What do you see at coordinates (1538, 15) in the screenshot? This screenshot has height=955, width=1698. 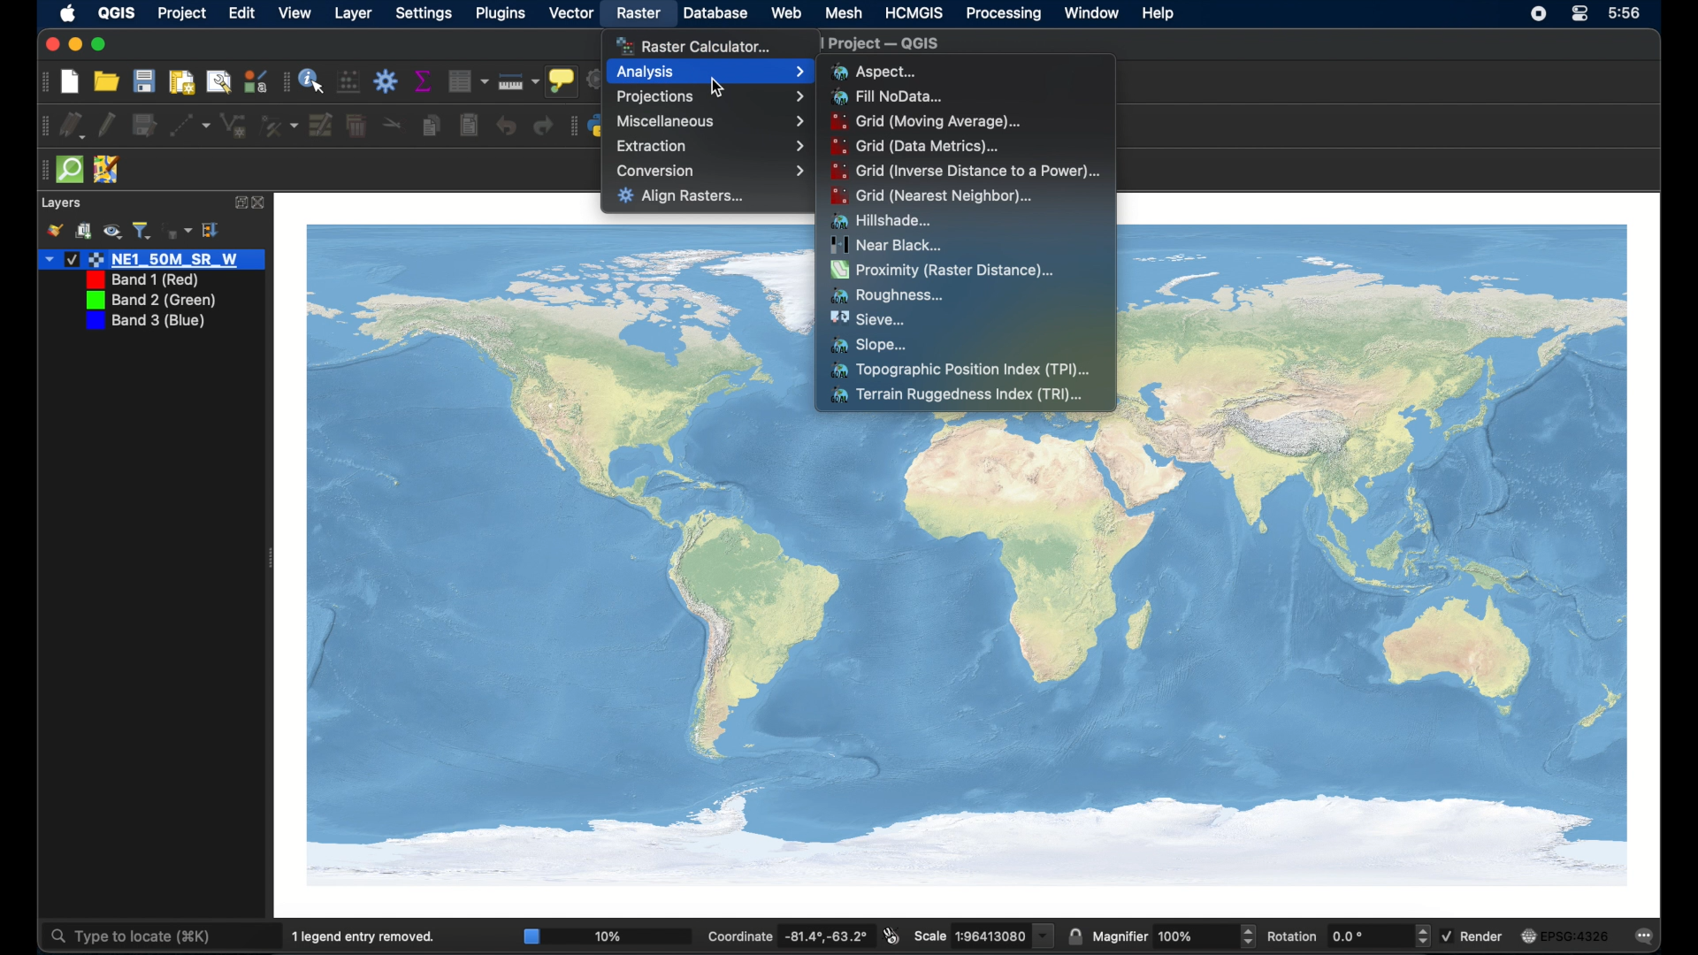 I see `screen recorder icon` at bounding box center [1538, 15].